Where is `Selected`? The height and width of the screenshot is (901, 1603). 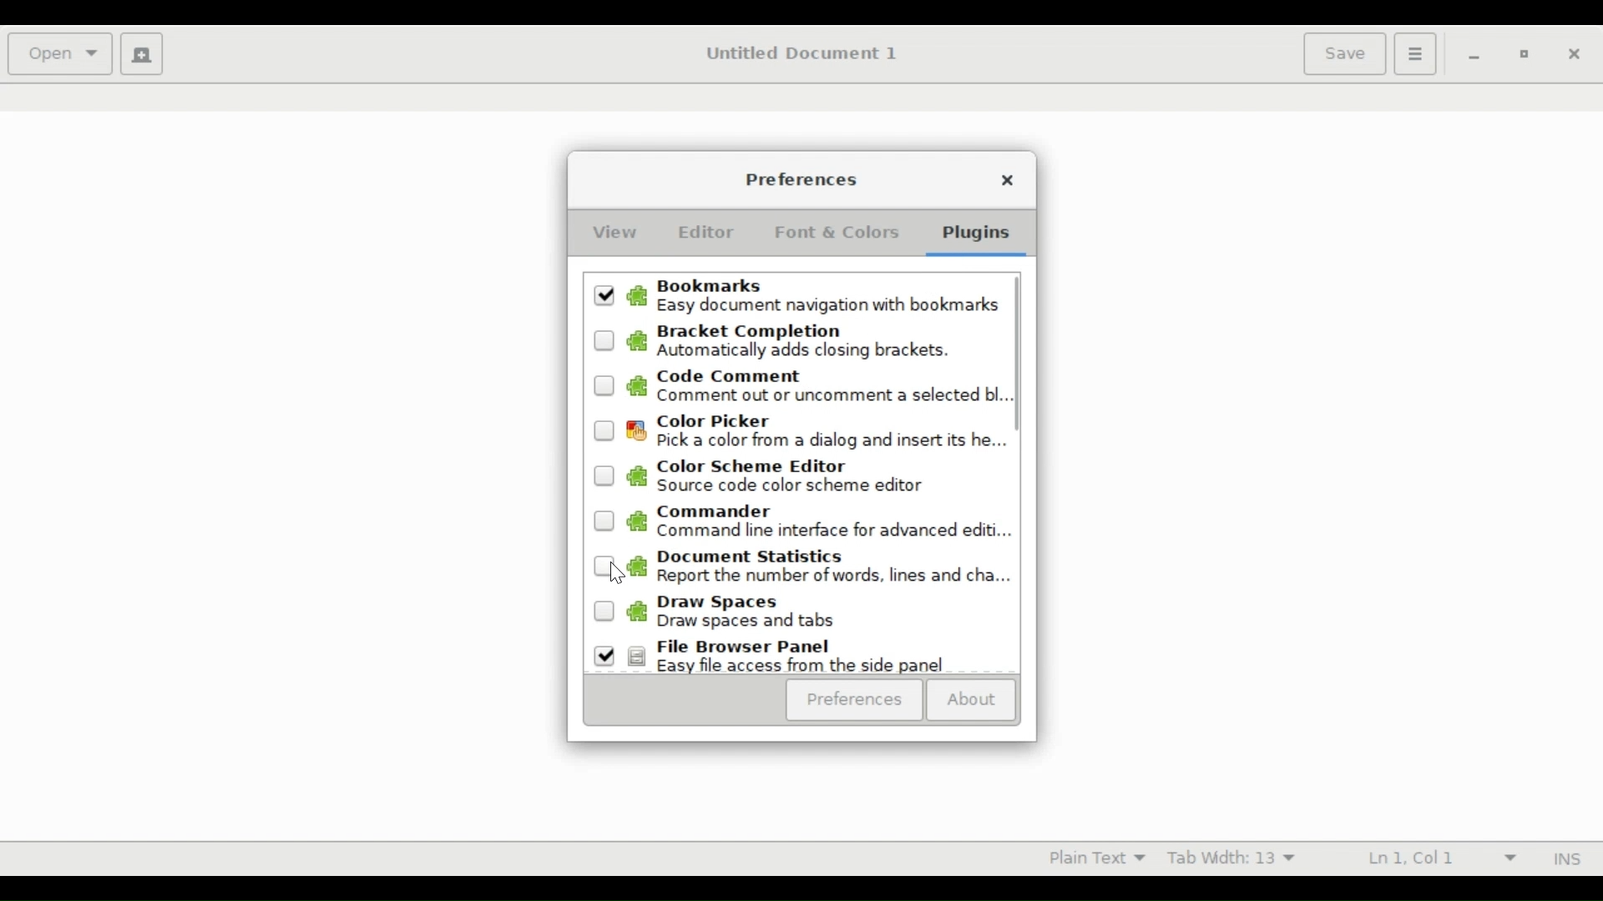
Selected is located at coordinates (605, 657).